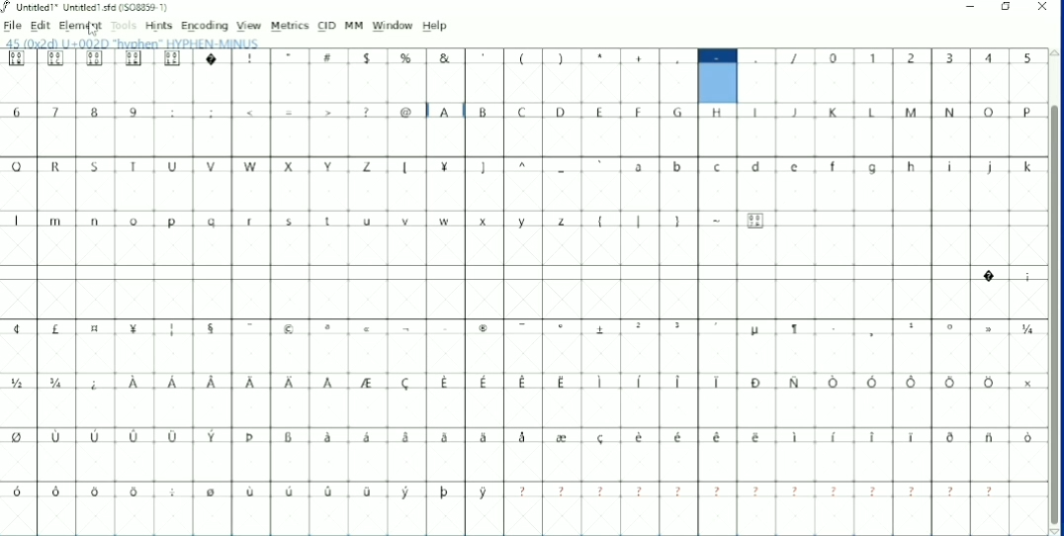  What do you see at coordinates (158, 26) in the screenshot?
I see `Hints` at bounding box center [158, 26].